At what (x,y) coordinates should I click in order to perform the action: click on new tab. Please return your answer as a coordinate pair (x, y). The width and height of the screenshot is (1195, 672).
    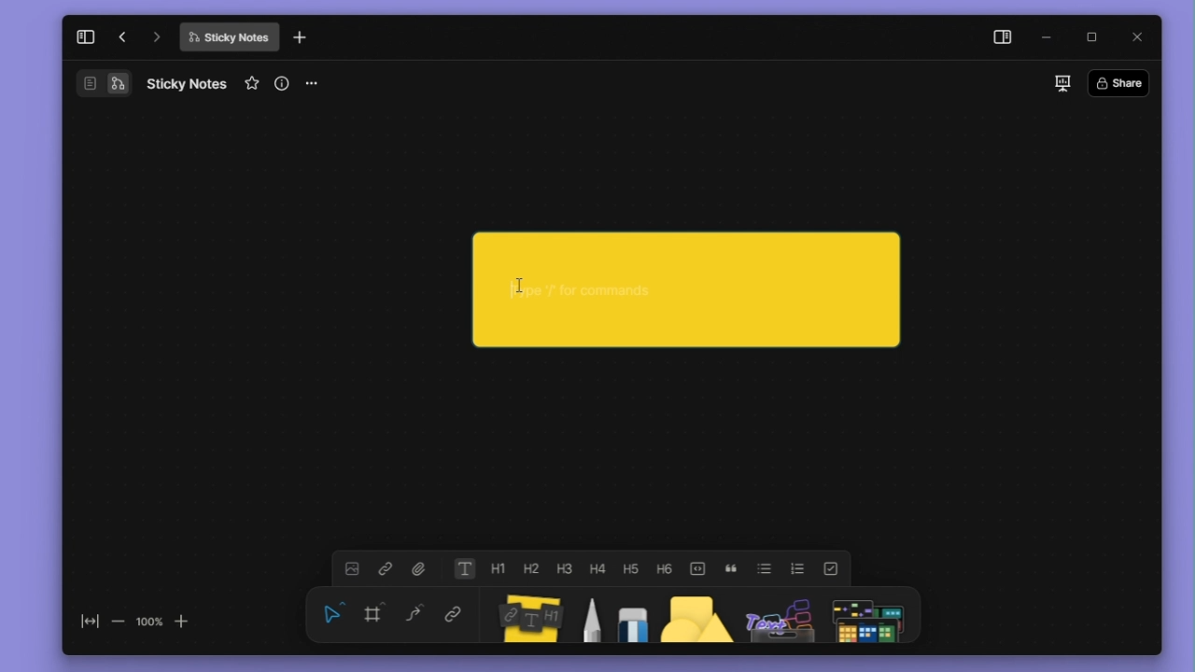
    Looking at the image, I should click on (308, 40).